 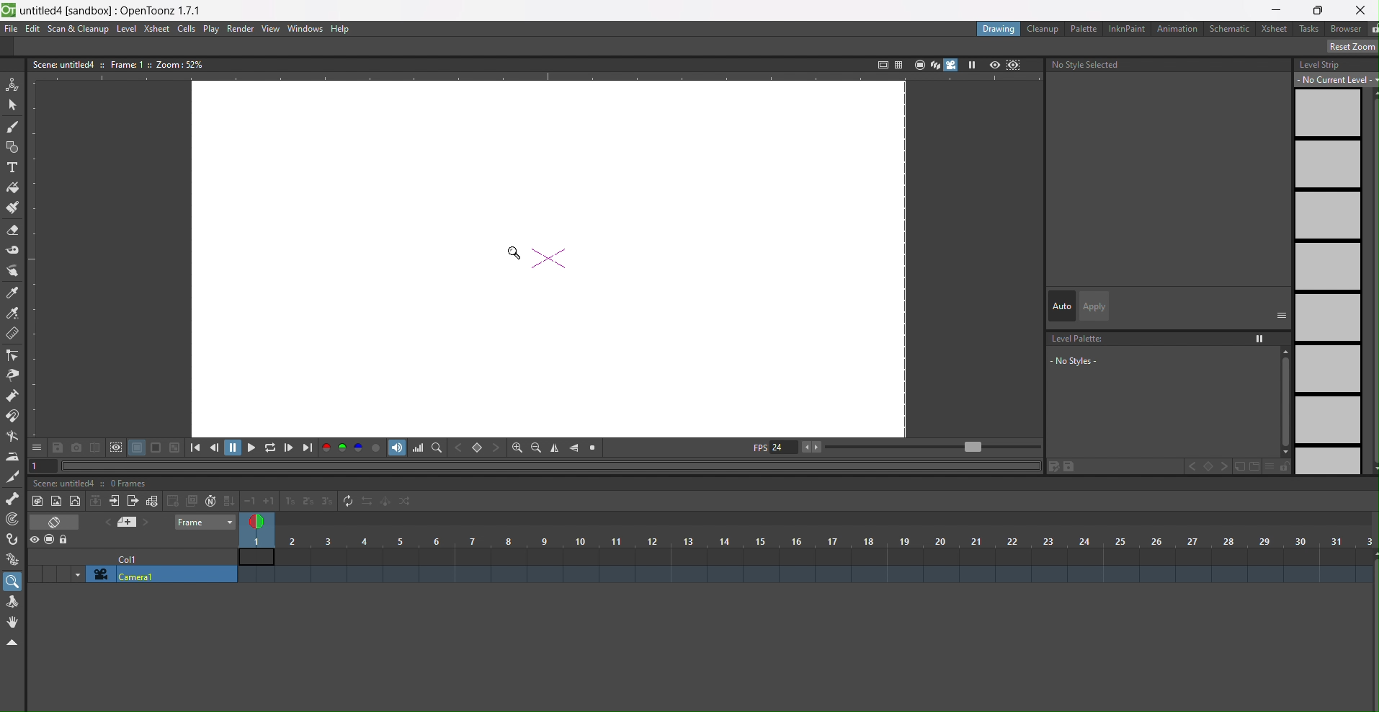 I want to click on file, so click(x=12, y=28).